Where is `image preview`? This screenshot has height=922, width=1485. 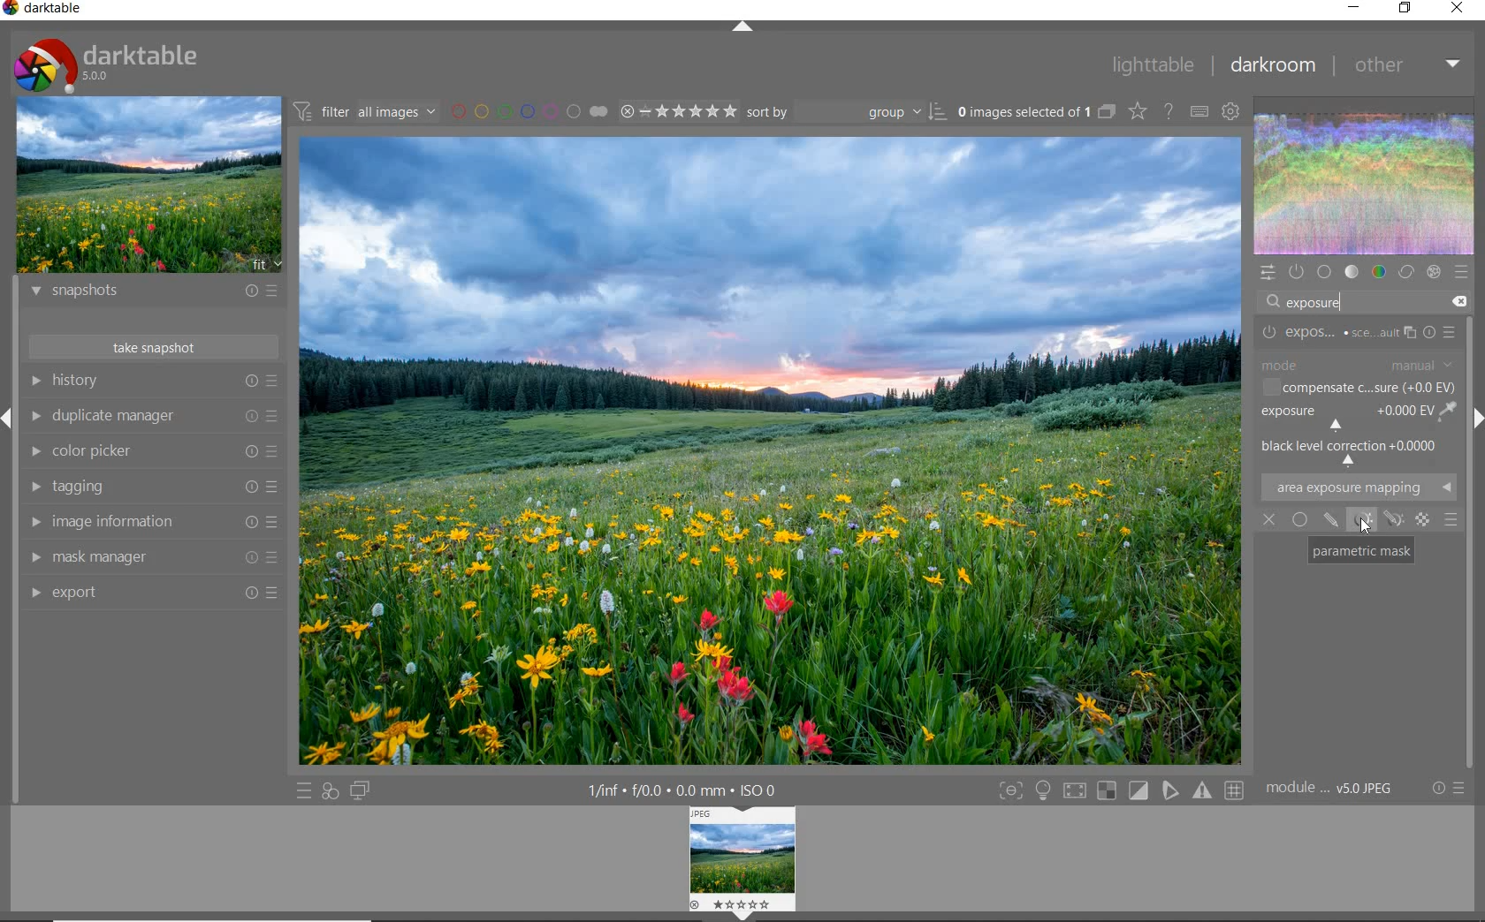 image preview is located at coordinates (150, 185).